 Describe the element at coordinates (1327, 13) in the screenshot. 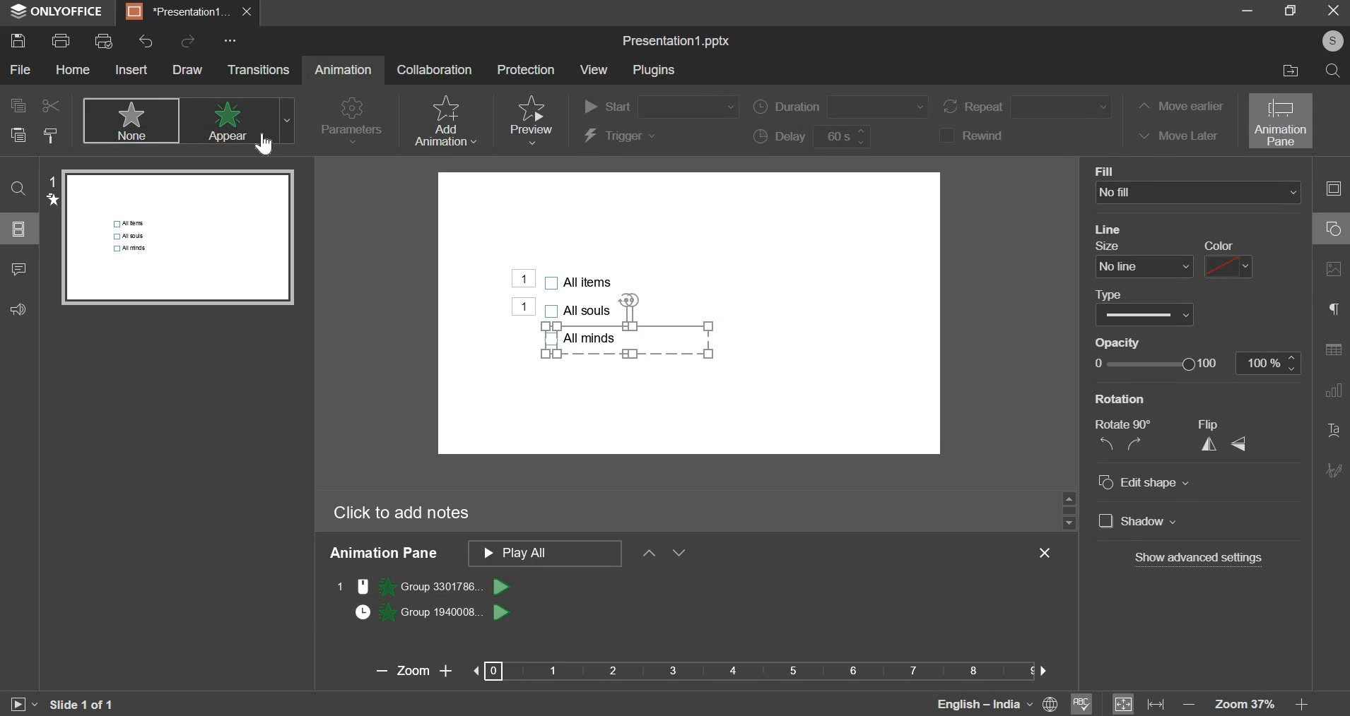

I see `exit` at that location.